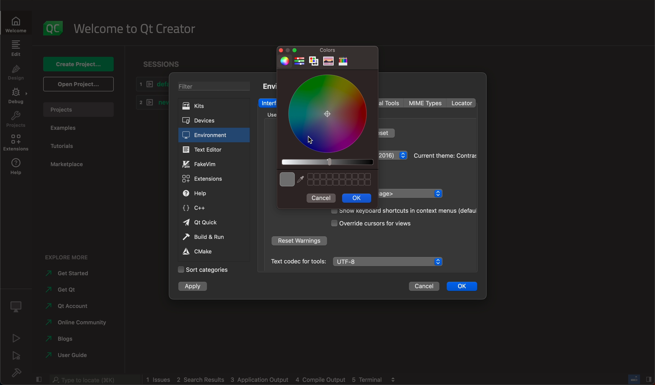 This screenshot has width=655, height=385. I want to click on explore more, so click(70, 254).